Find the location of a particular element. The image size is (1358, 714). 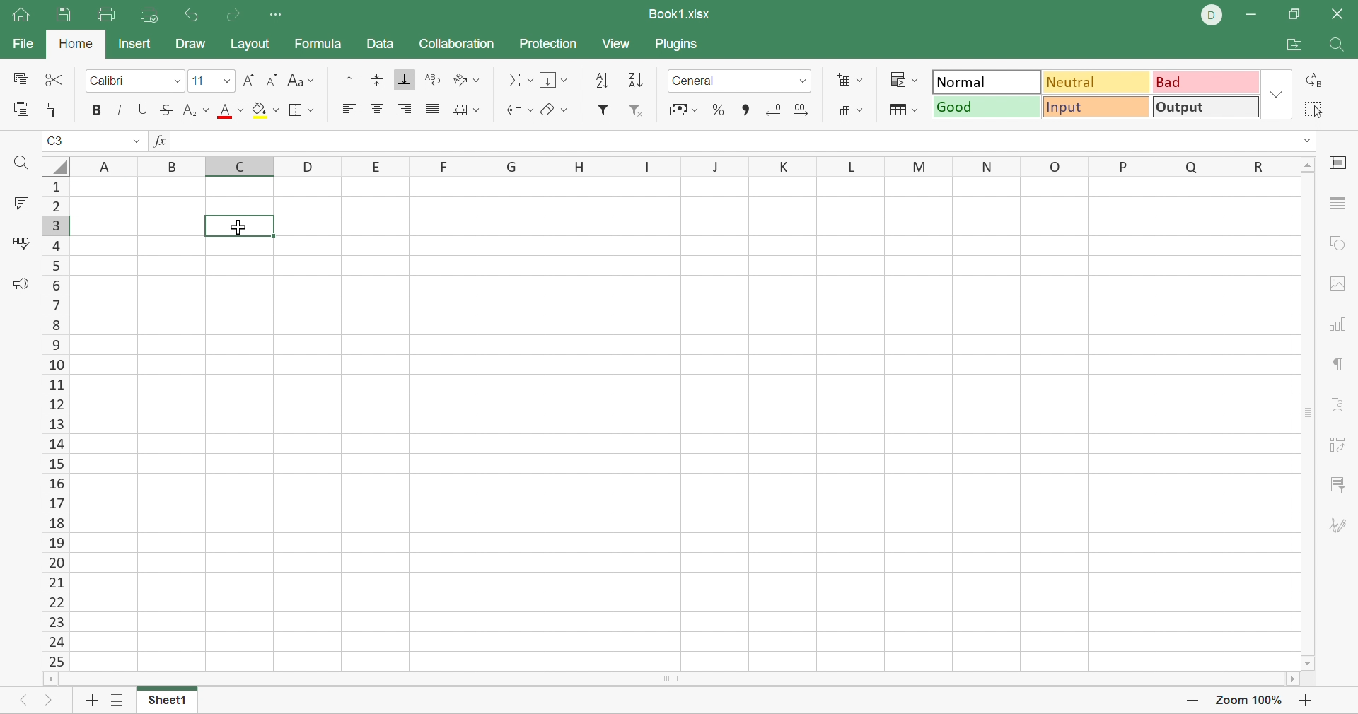

images settings is located at coordinates (1334, 285).